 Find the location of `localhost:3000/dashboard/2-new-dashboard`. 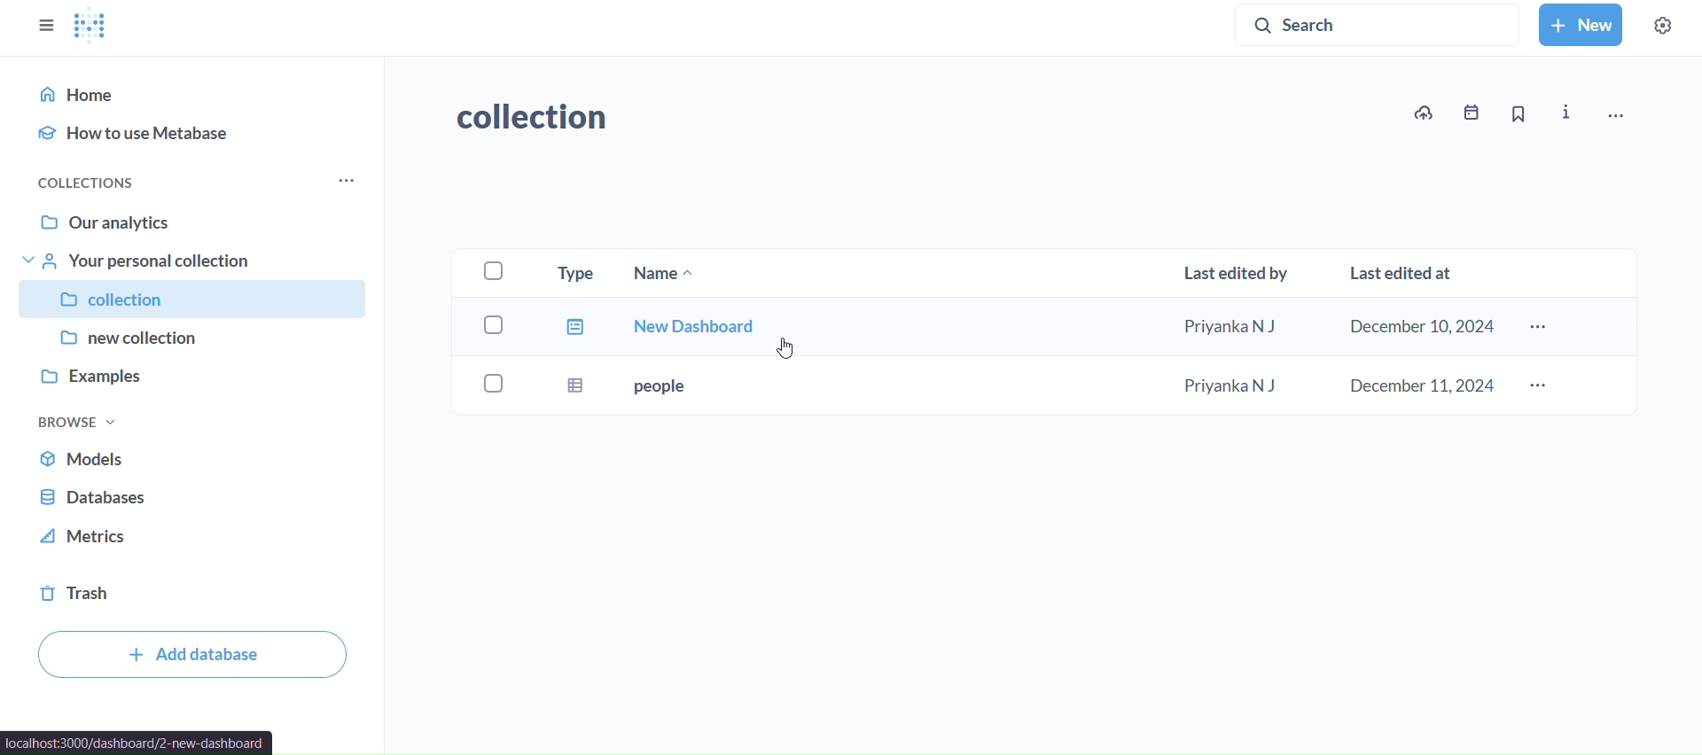

localhost:3000/dashboard/2-new-dashboard is located at coordinates (137, 743).